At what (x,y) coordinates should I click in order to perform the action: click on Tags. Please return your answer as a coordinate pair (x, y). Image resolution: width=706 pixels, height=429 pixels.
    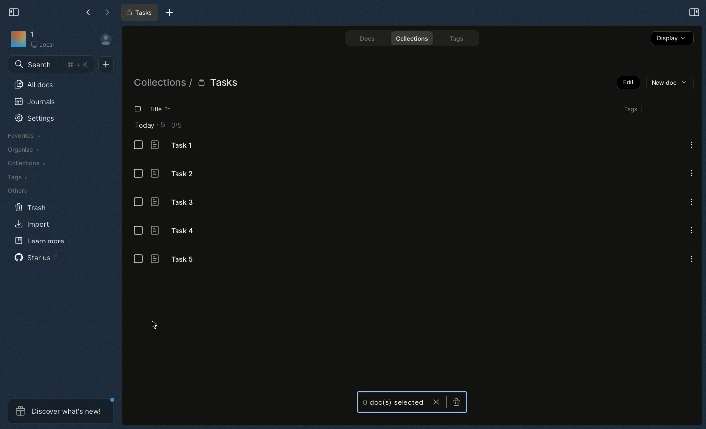
    Looking at the image, I should click on (630, 109).